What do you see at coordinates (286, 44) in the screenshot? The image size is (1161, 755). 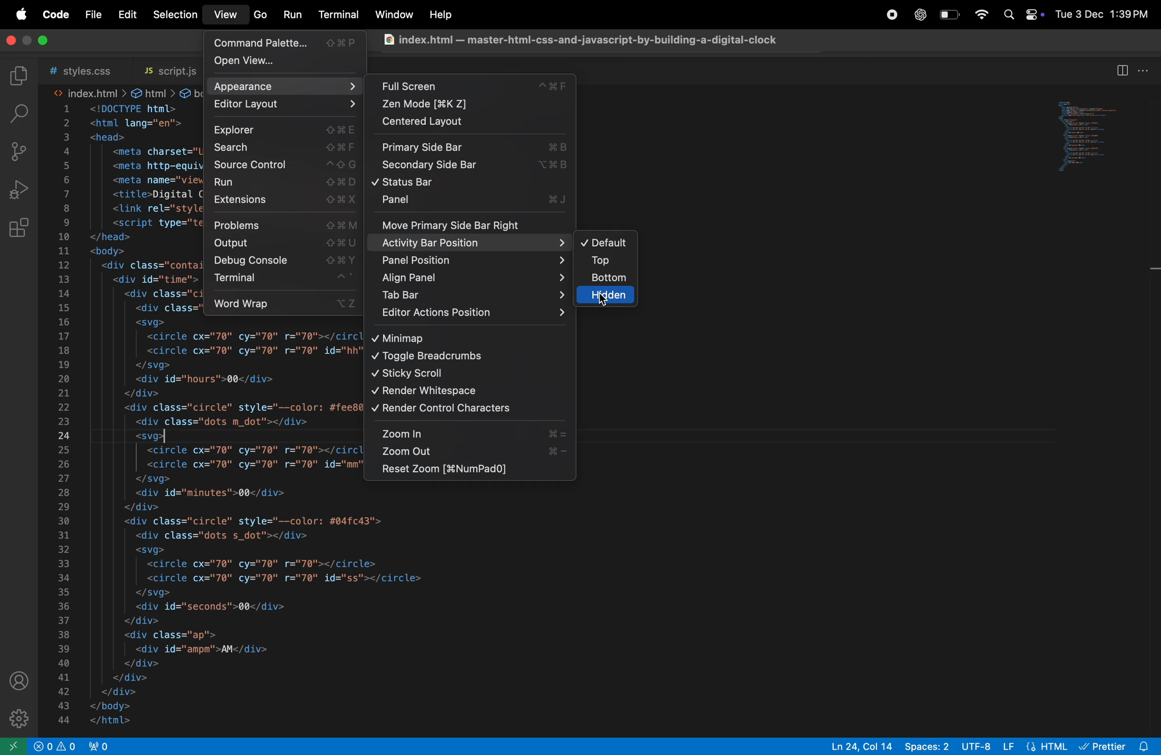 I see `command pallete` at bounding box center [286, 44].